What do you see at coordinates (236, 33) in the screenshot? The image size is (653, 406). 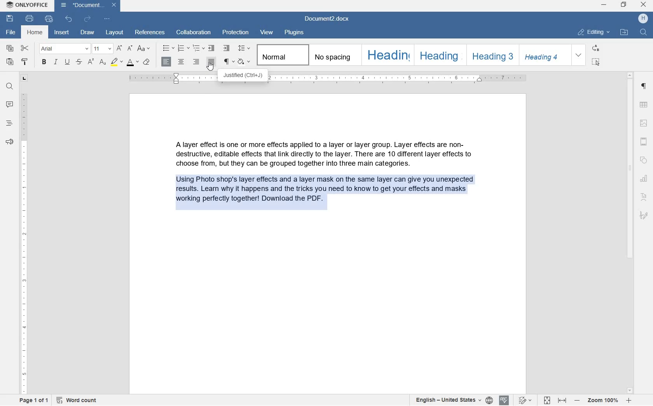 I see `PROTECTION` at bounding box center [236, 33].